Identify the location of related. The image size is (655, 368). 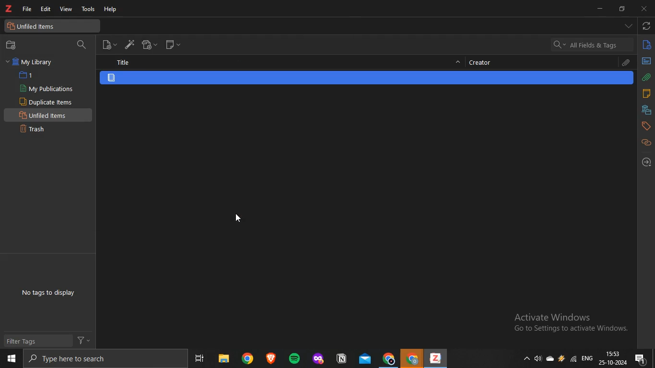
(646, 143).